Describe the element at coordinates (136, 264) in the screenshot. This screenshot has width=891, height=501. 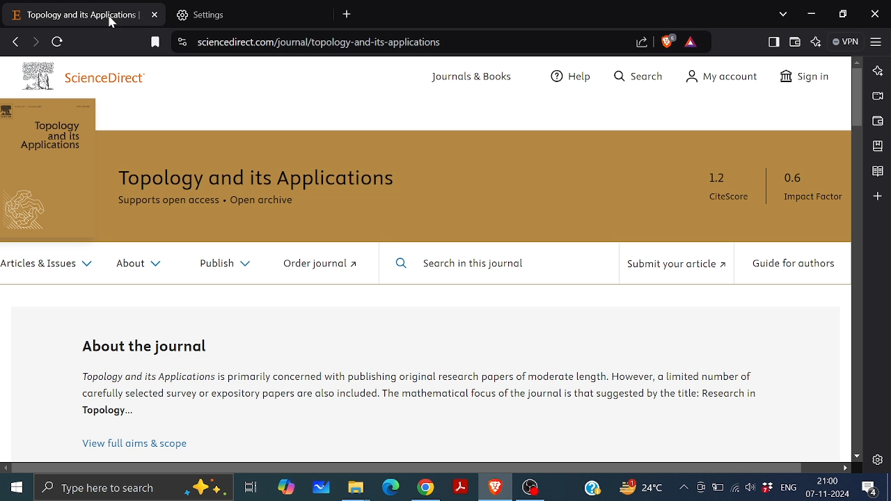
I see `About ` at that location.